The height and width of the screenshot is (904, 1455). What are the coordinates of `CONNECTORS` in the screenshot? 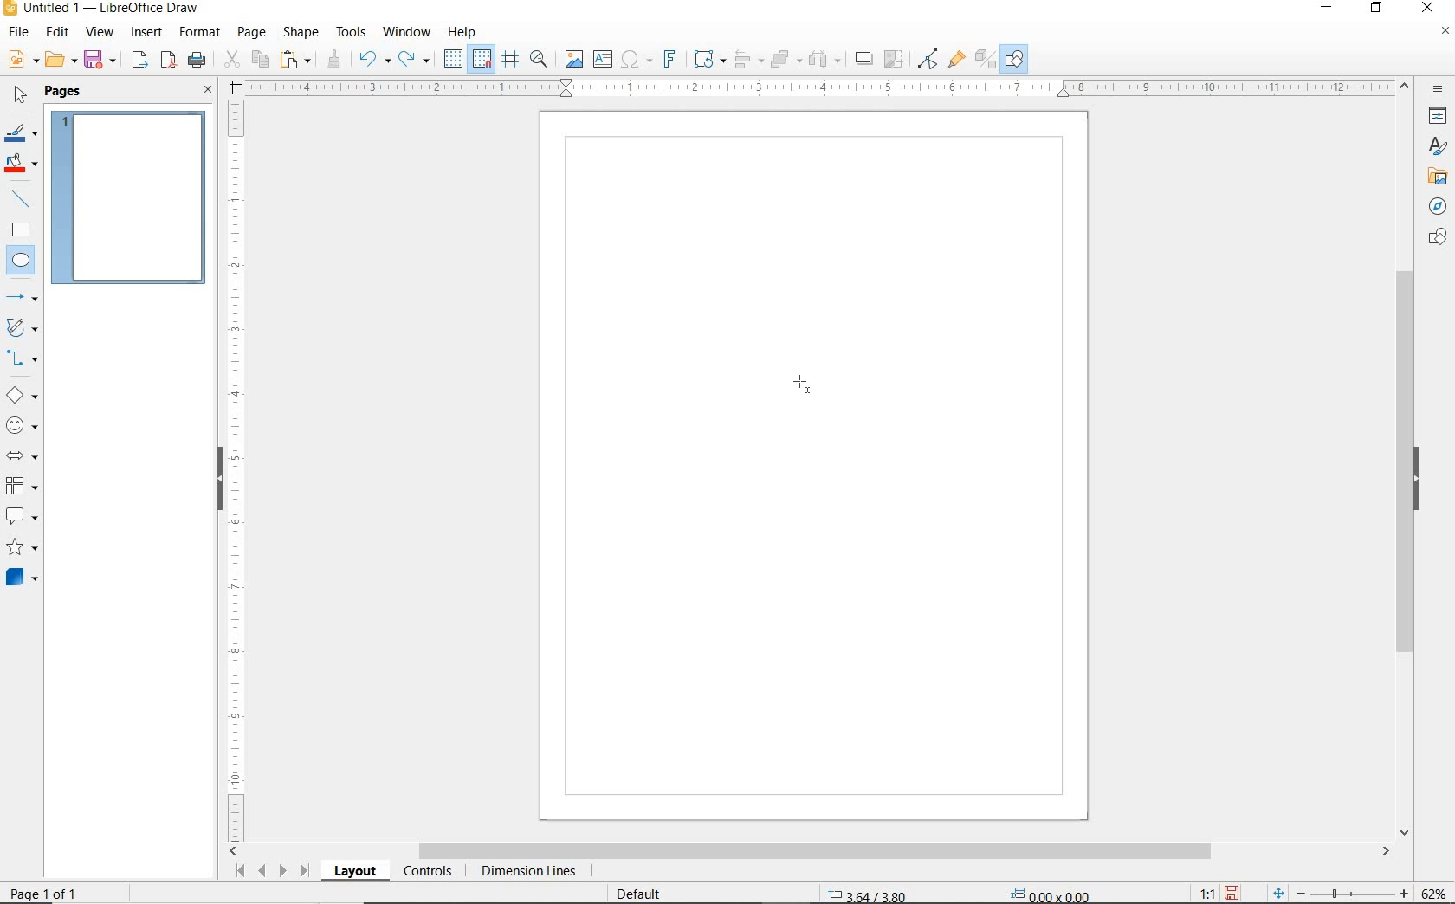 It's located at (23, 358).